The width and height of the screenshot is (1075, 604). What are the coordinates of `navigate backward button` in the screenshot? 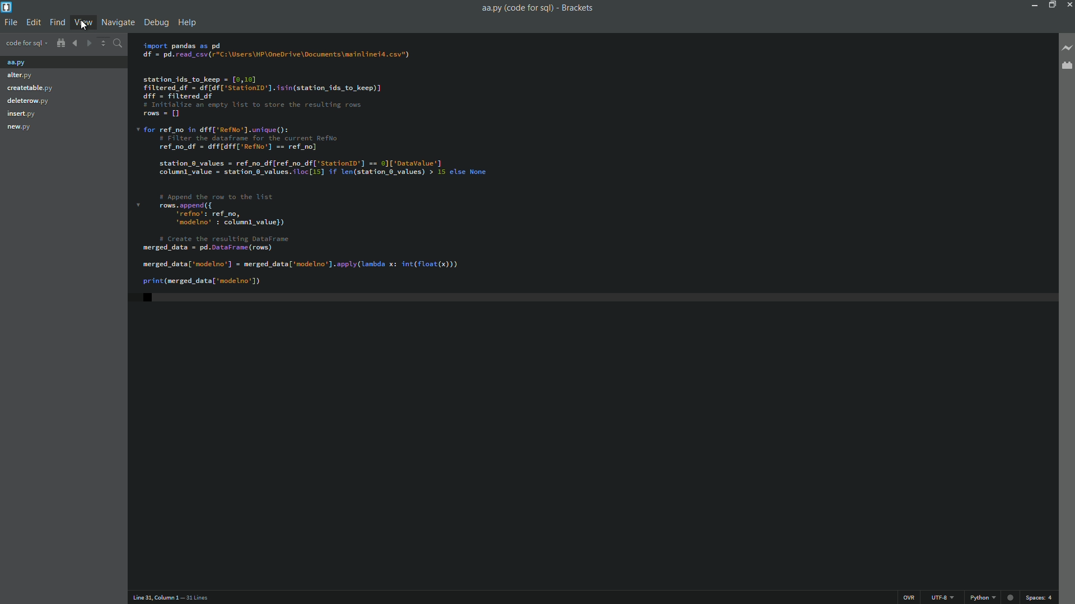 It's located at (74, 43).